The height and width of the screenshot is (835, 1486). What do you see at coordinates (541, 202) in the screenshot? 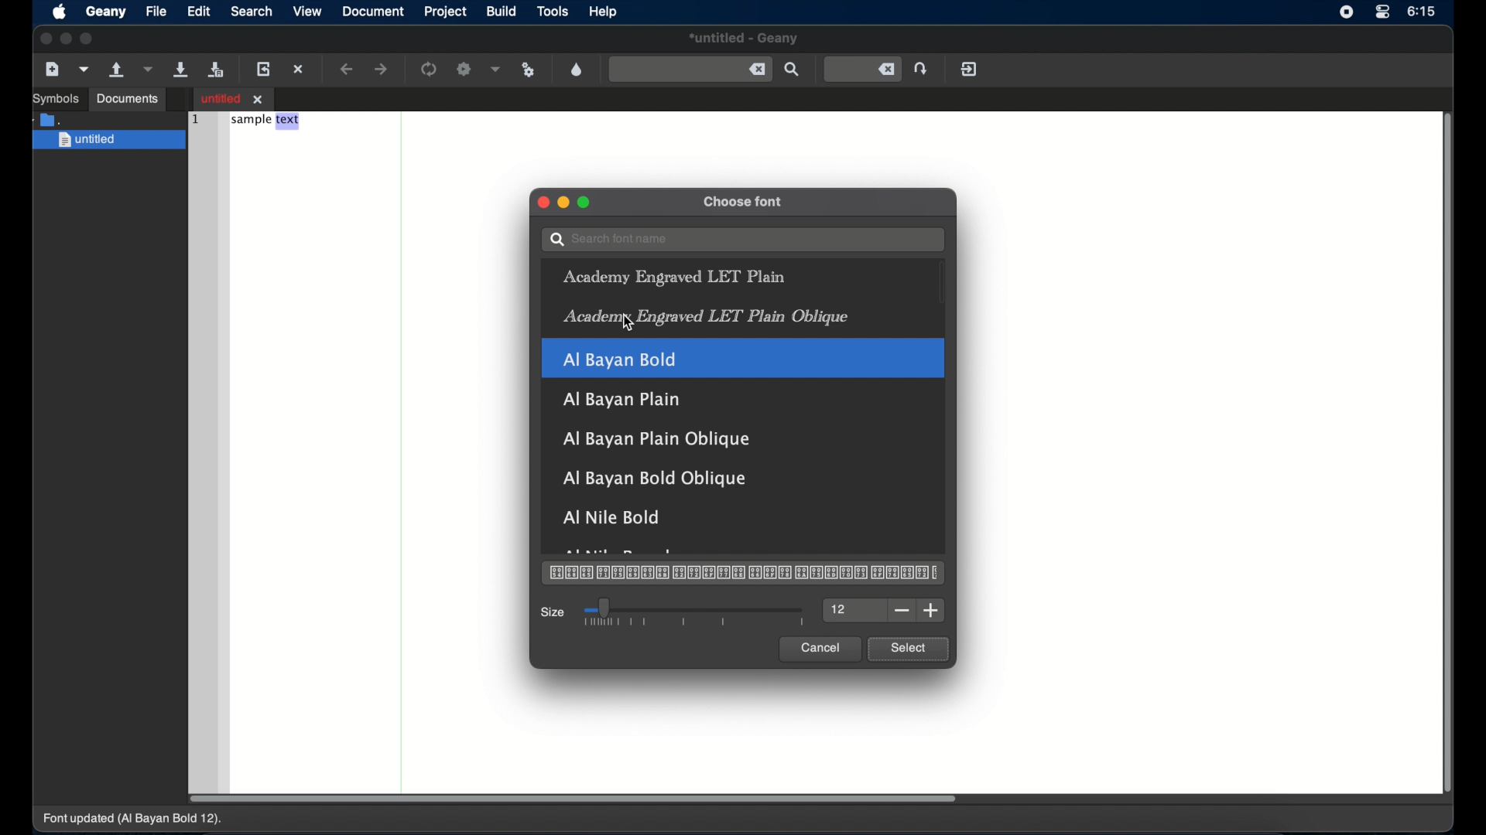
I see `close` at bounding box center [541, 202].